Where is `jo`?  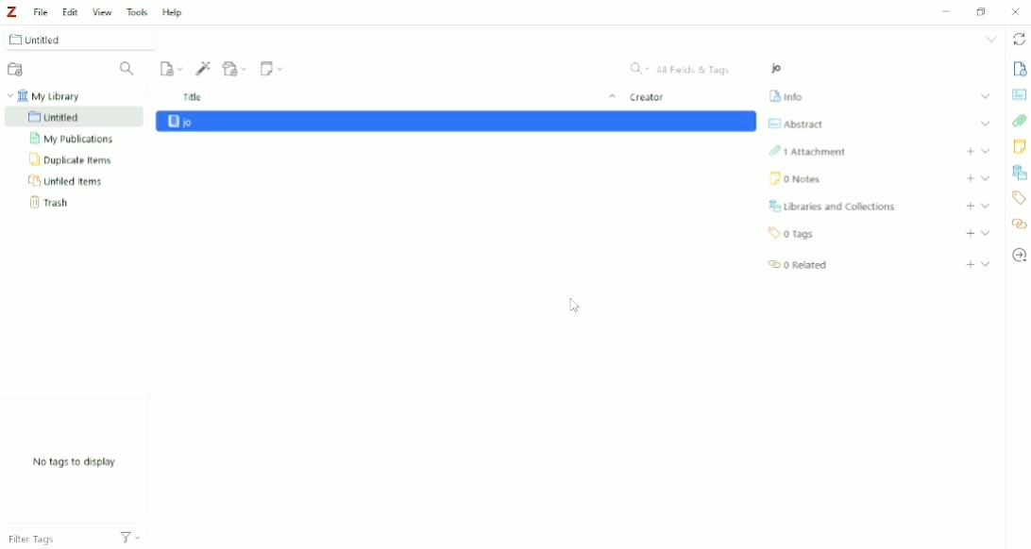
jo is located at coordinates (780, 69).